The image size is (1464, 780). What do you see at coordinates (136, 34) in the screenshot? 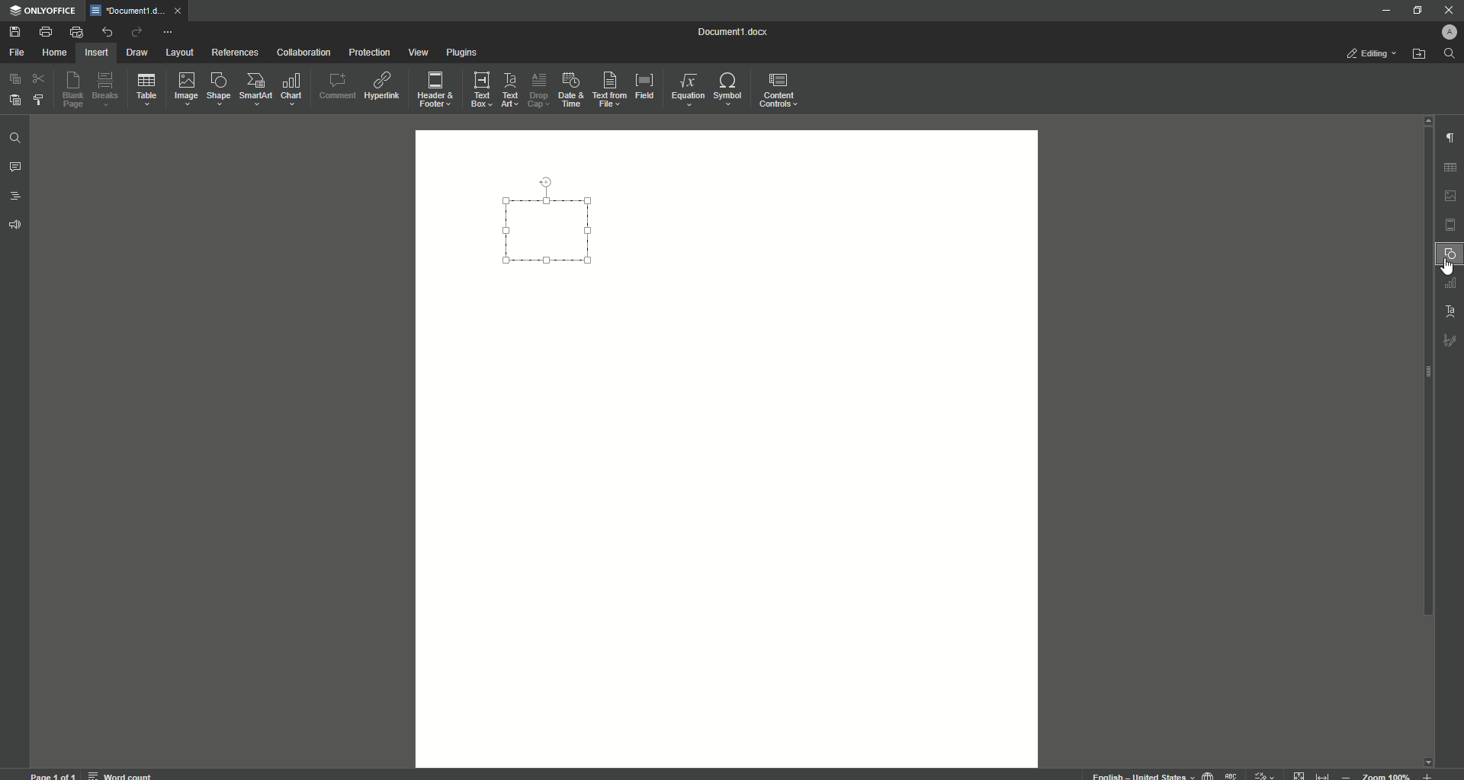
I see `Redo` at bounding box center [136, 34].